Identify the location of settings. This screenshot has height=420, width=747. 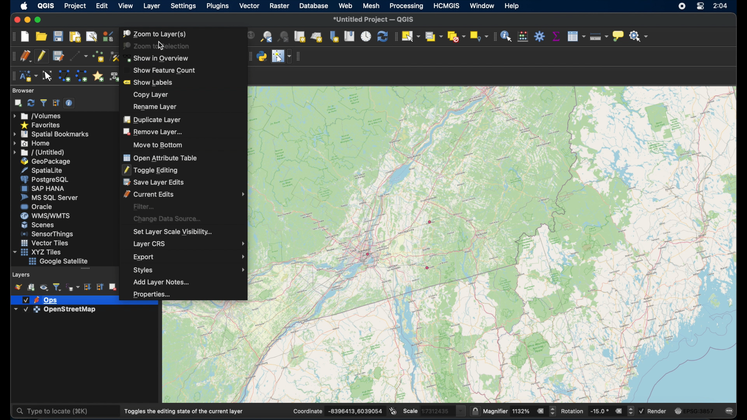
(184, 7).